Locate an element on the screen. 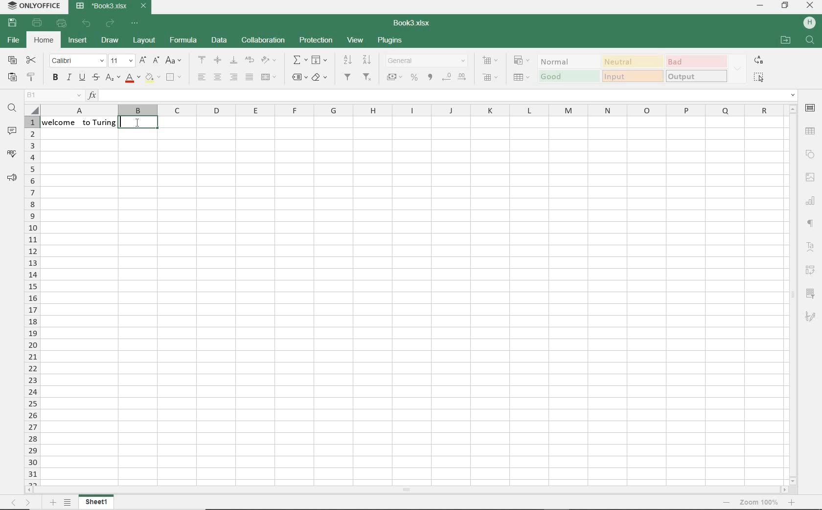 This screenshot has height=510, width=822. FIND is located at coordinates (810, 40).